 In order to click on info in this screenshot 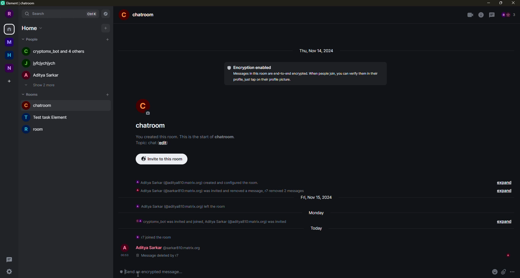, I will do `click(305, 77)`.